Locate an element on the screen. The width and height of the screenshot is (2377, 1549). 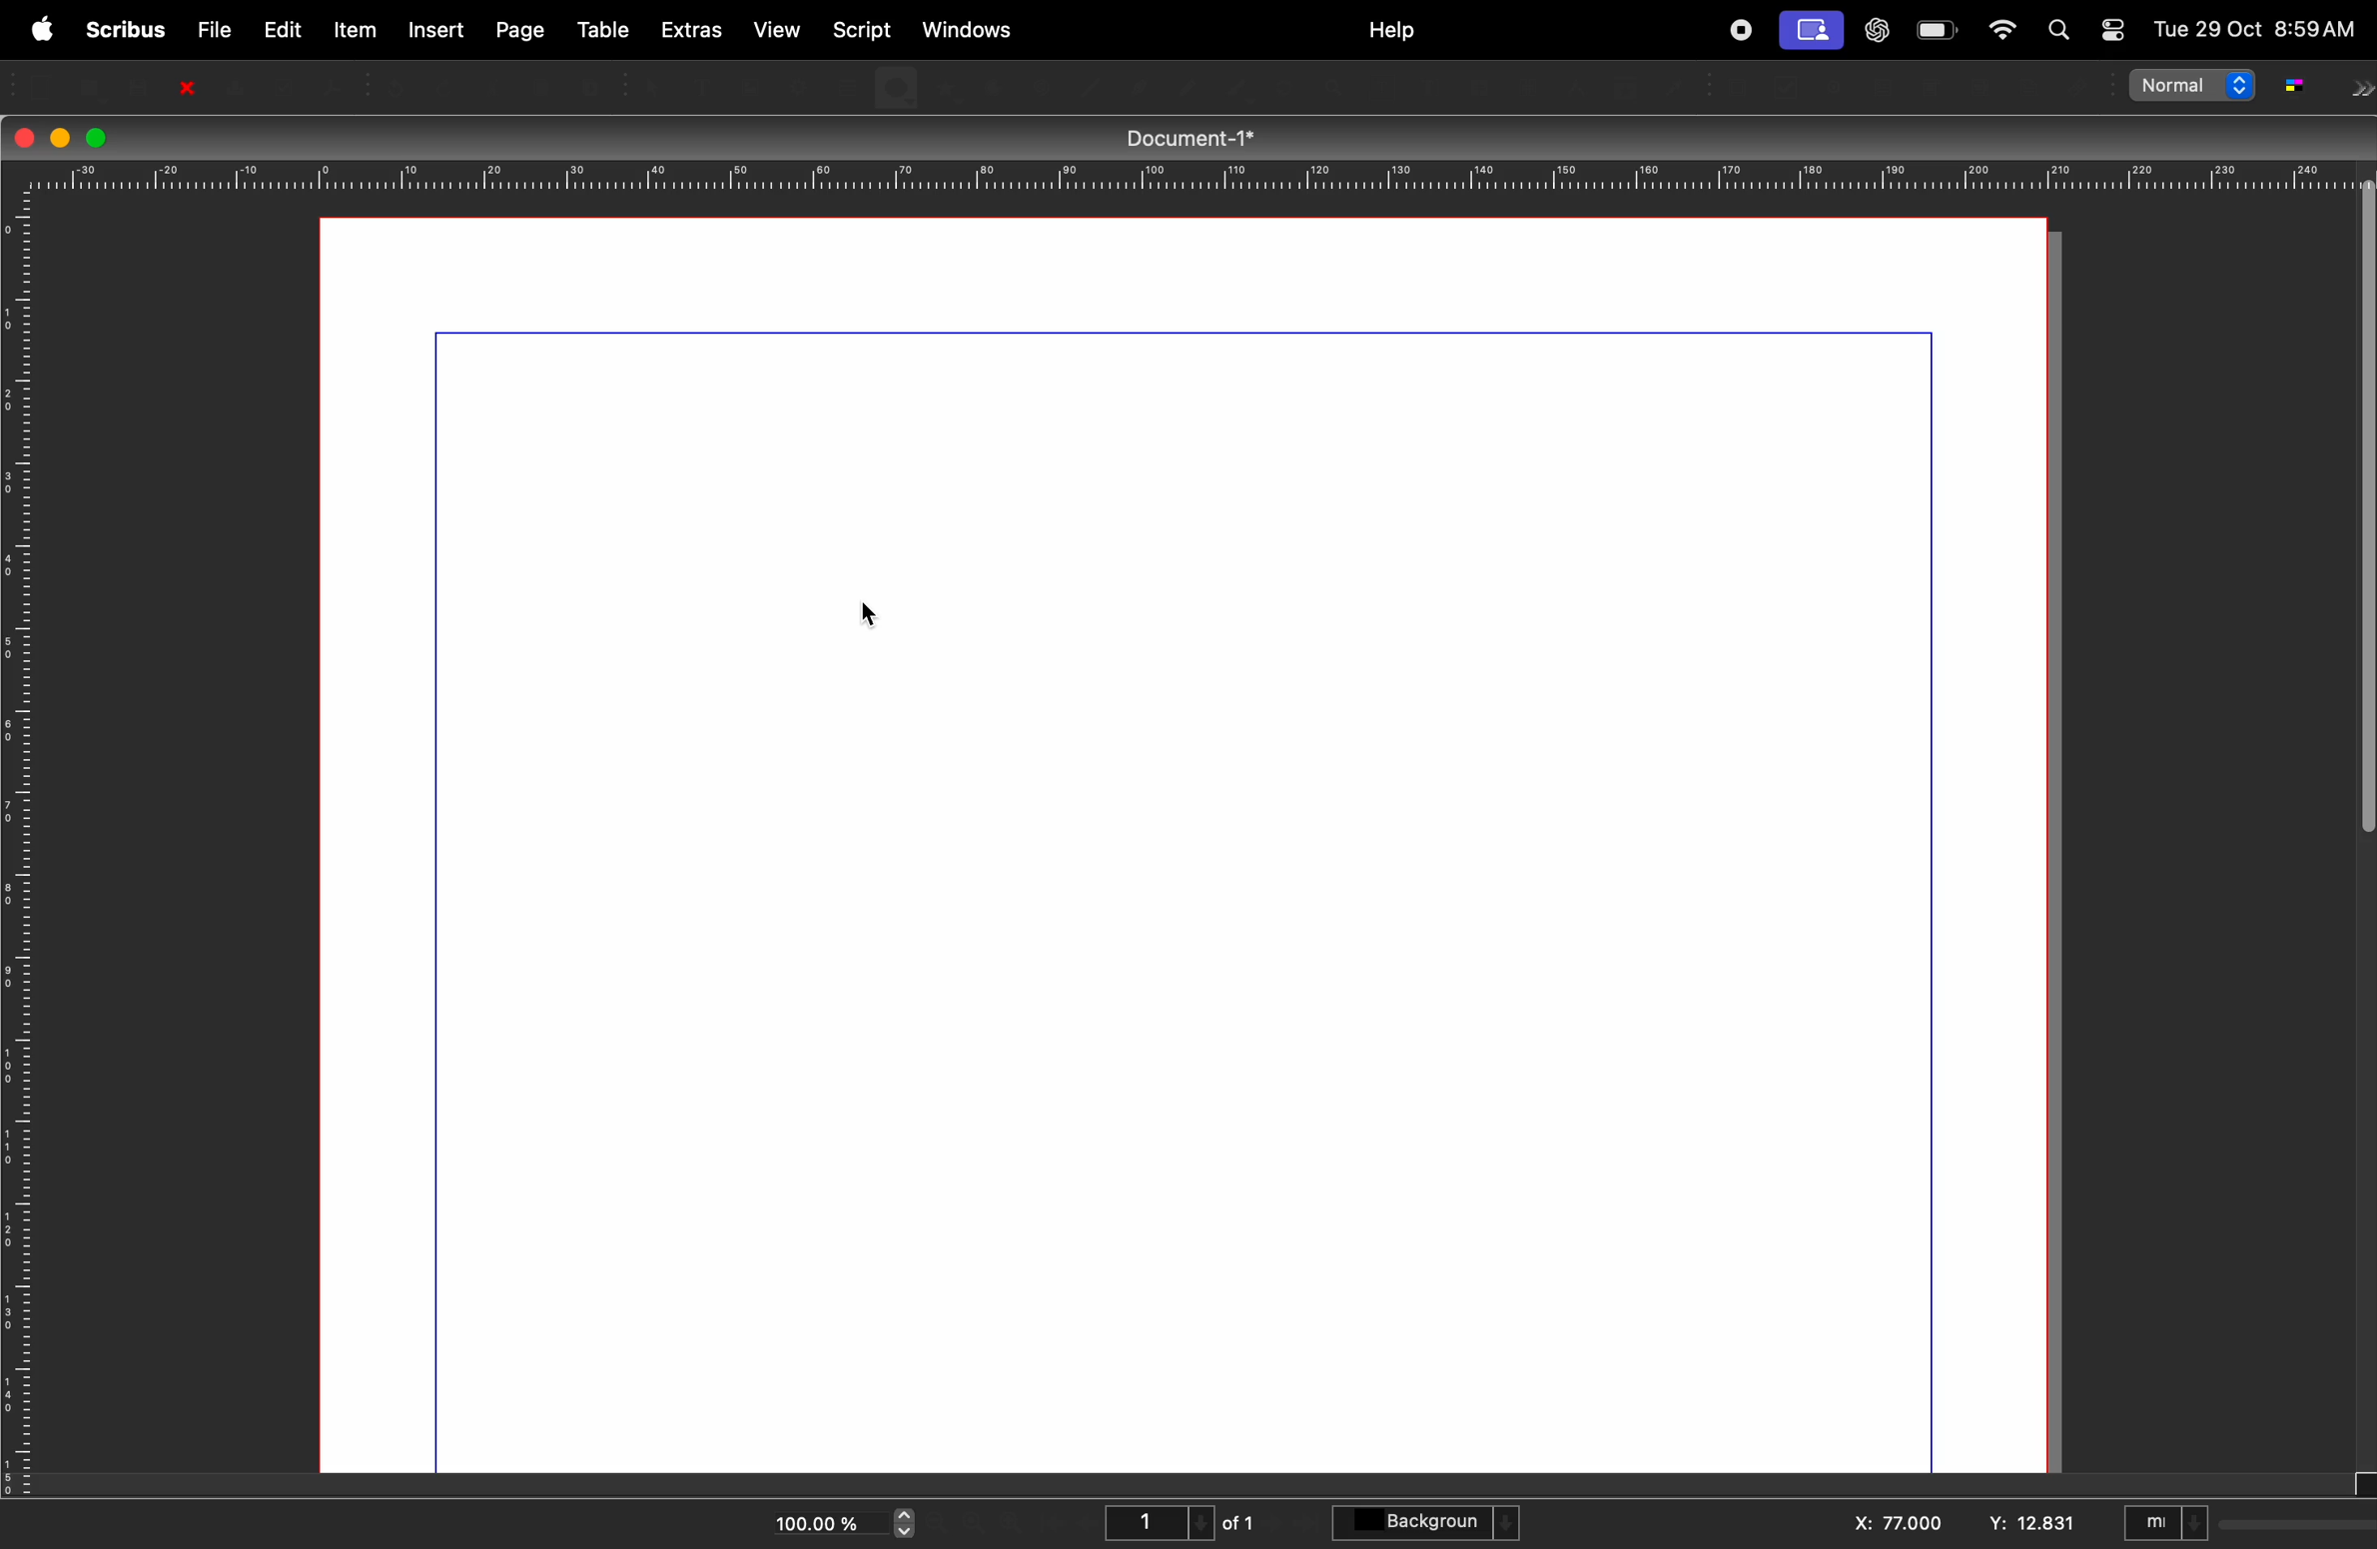
Bezier curve is located at coordinates (1190, 86).